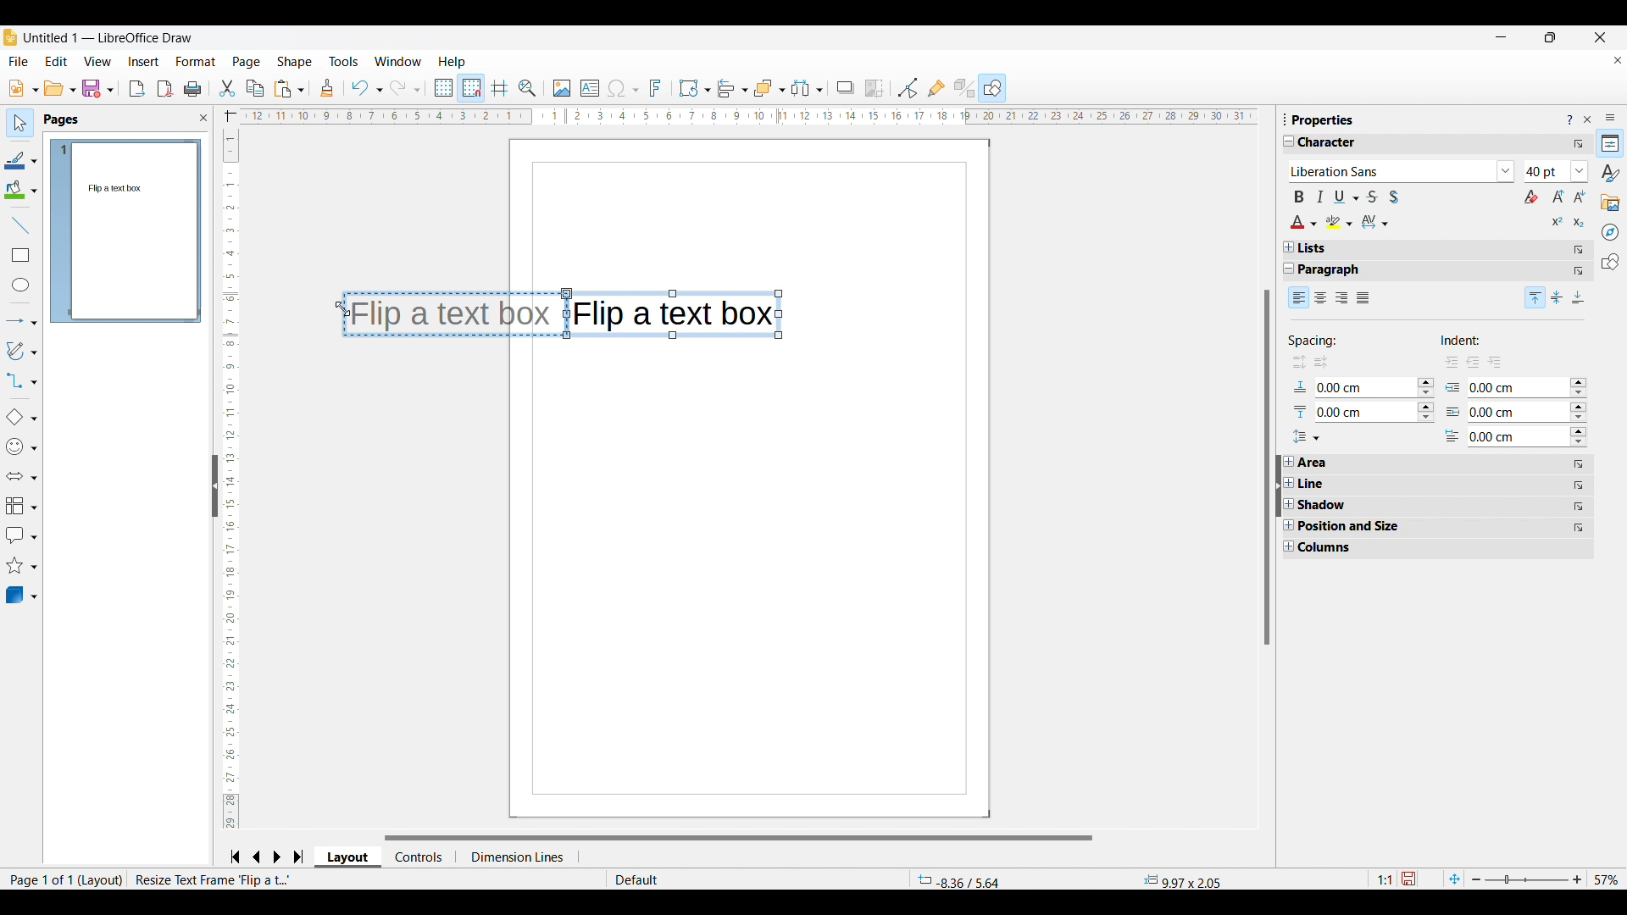 The height and width of the screenshot is (915, 1627). Describe the element at coordinates (1516, 413) in the screenshot. I see `0.00 cm` at that location.